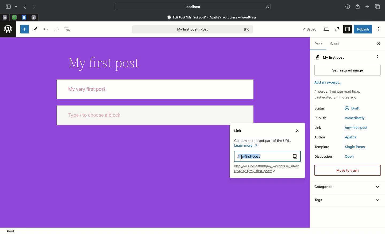  What do you see at coordinates (379, 44) in the screenshot?
I see `Close` at bounding box center [379, 44].